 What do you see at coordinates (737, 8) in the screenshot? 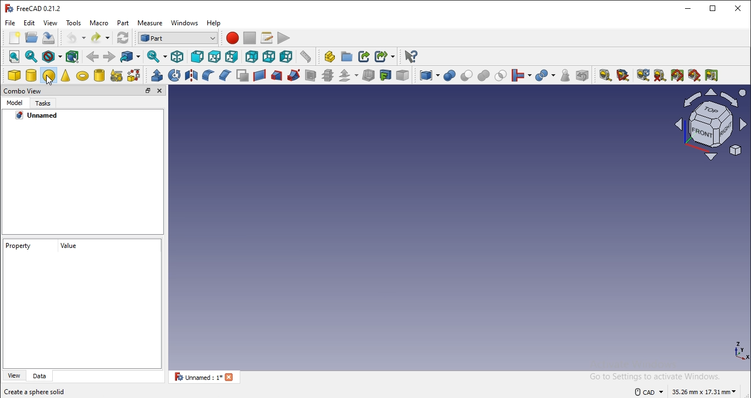
I see `close` at bounding box center [737, 8].